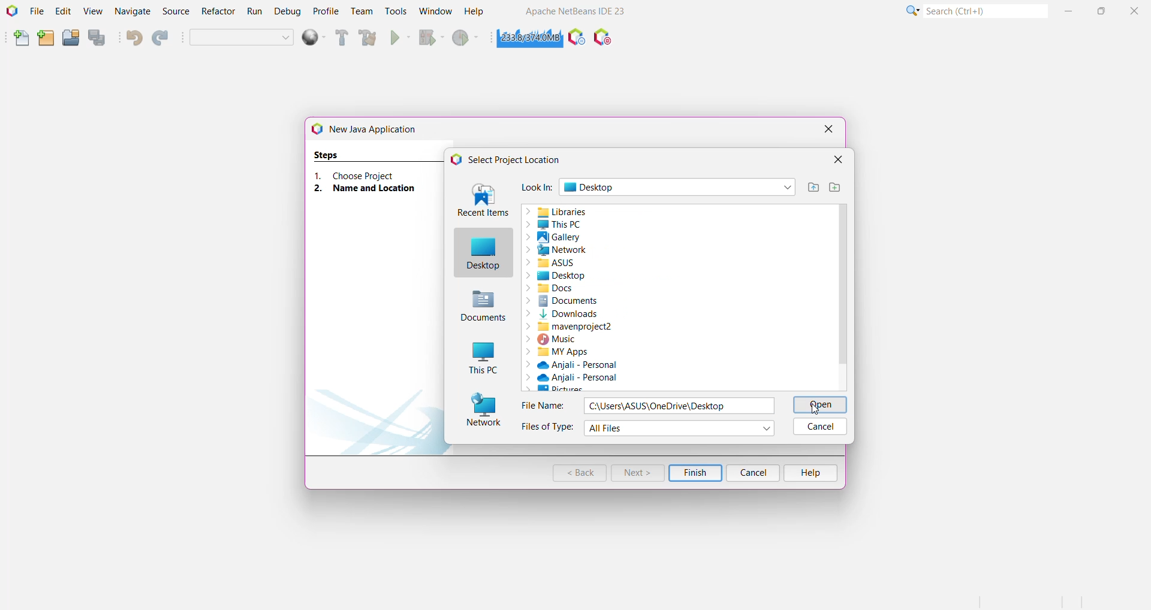  What do you see at coordinates (680, 428) in the screenshot?
I see `Select File types` at bounding box center [680, 428].